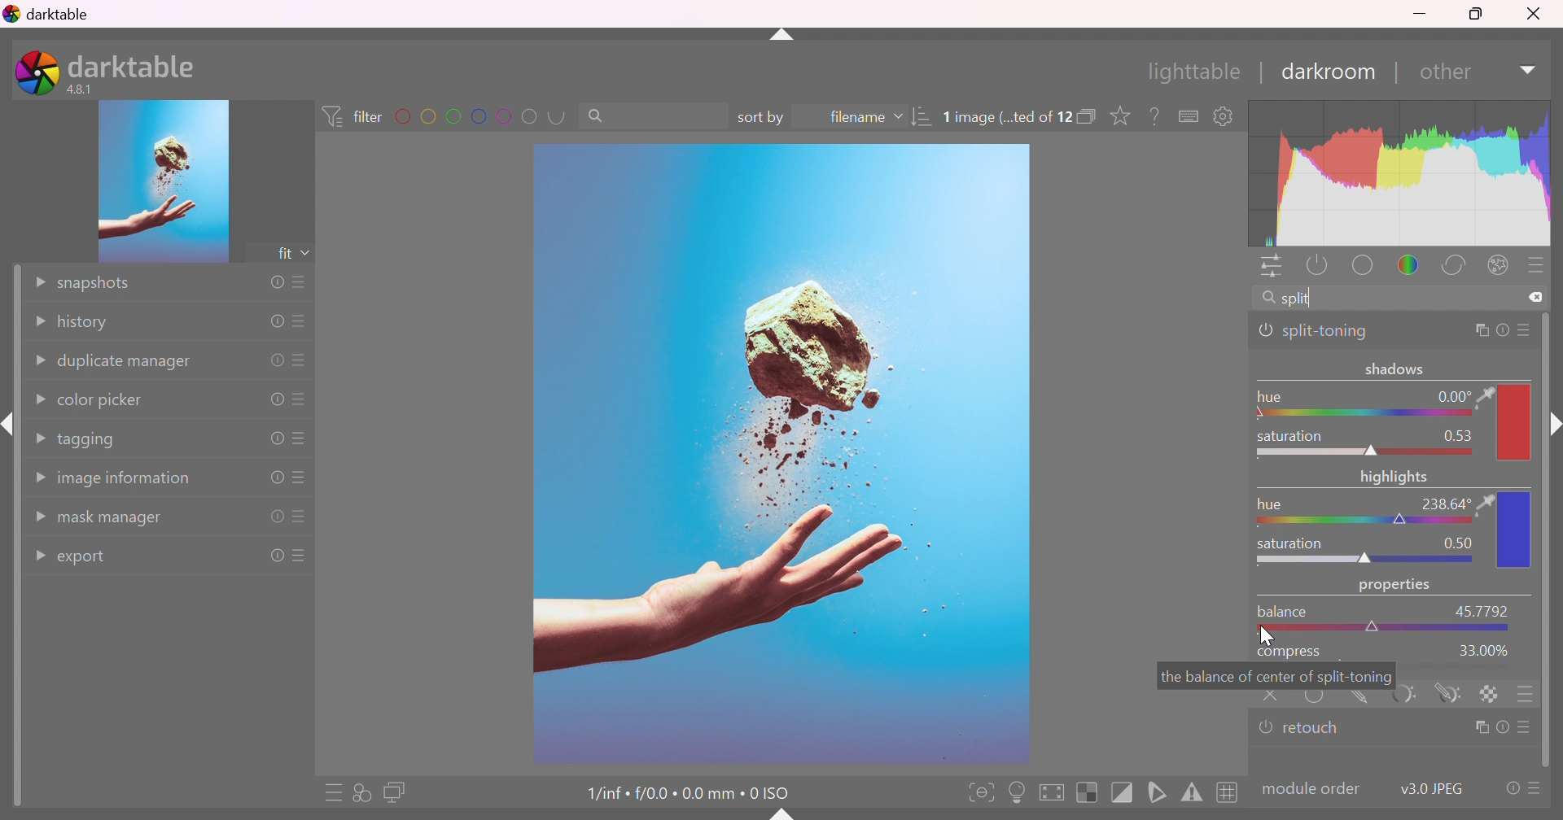  What do you see at coordinates (1264, 726) in the screenshot?
I see `'retouch' is switched off` at bounding box center [1264, 726].